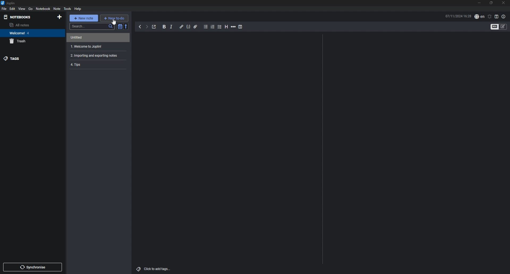 This screenshot has height=274, width=510. Describe the element at coordinates (220, 27) in the screenshot. I see `checkbox` at that location.